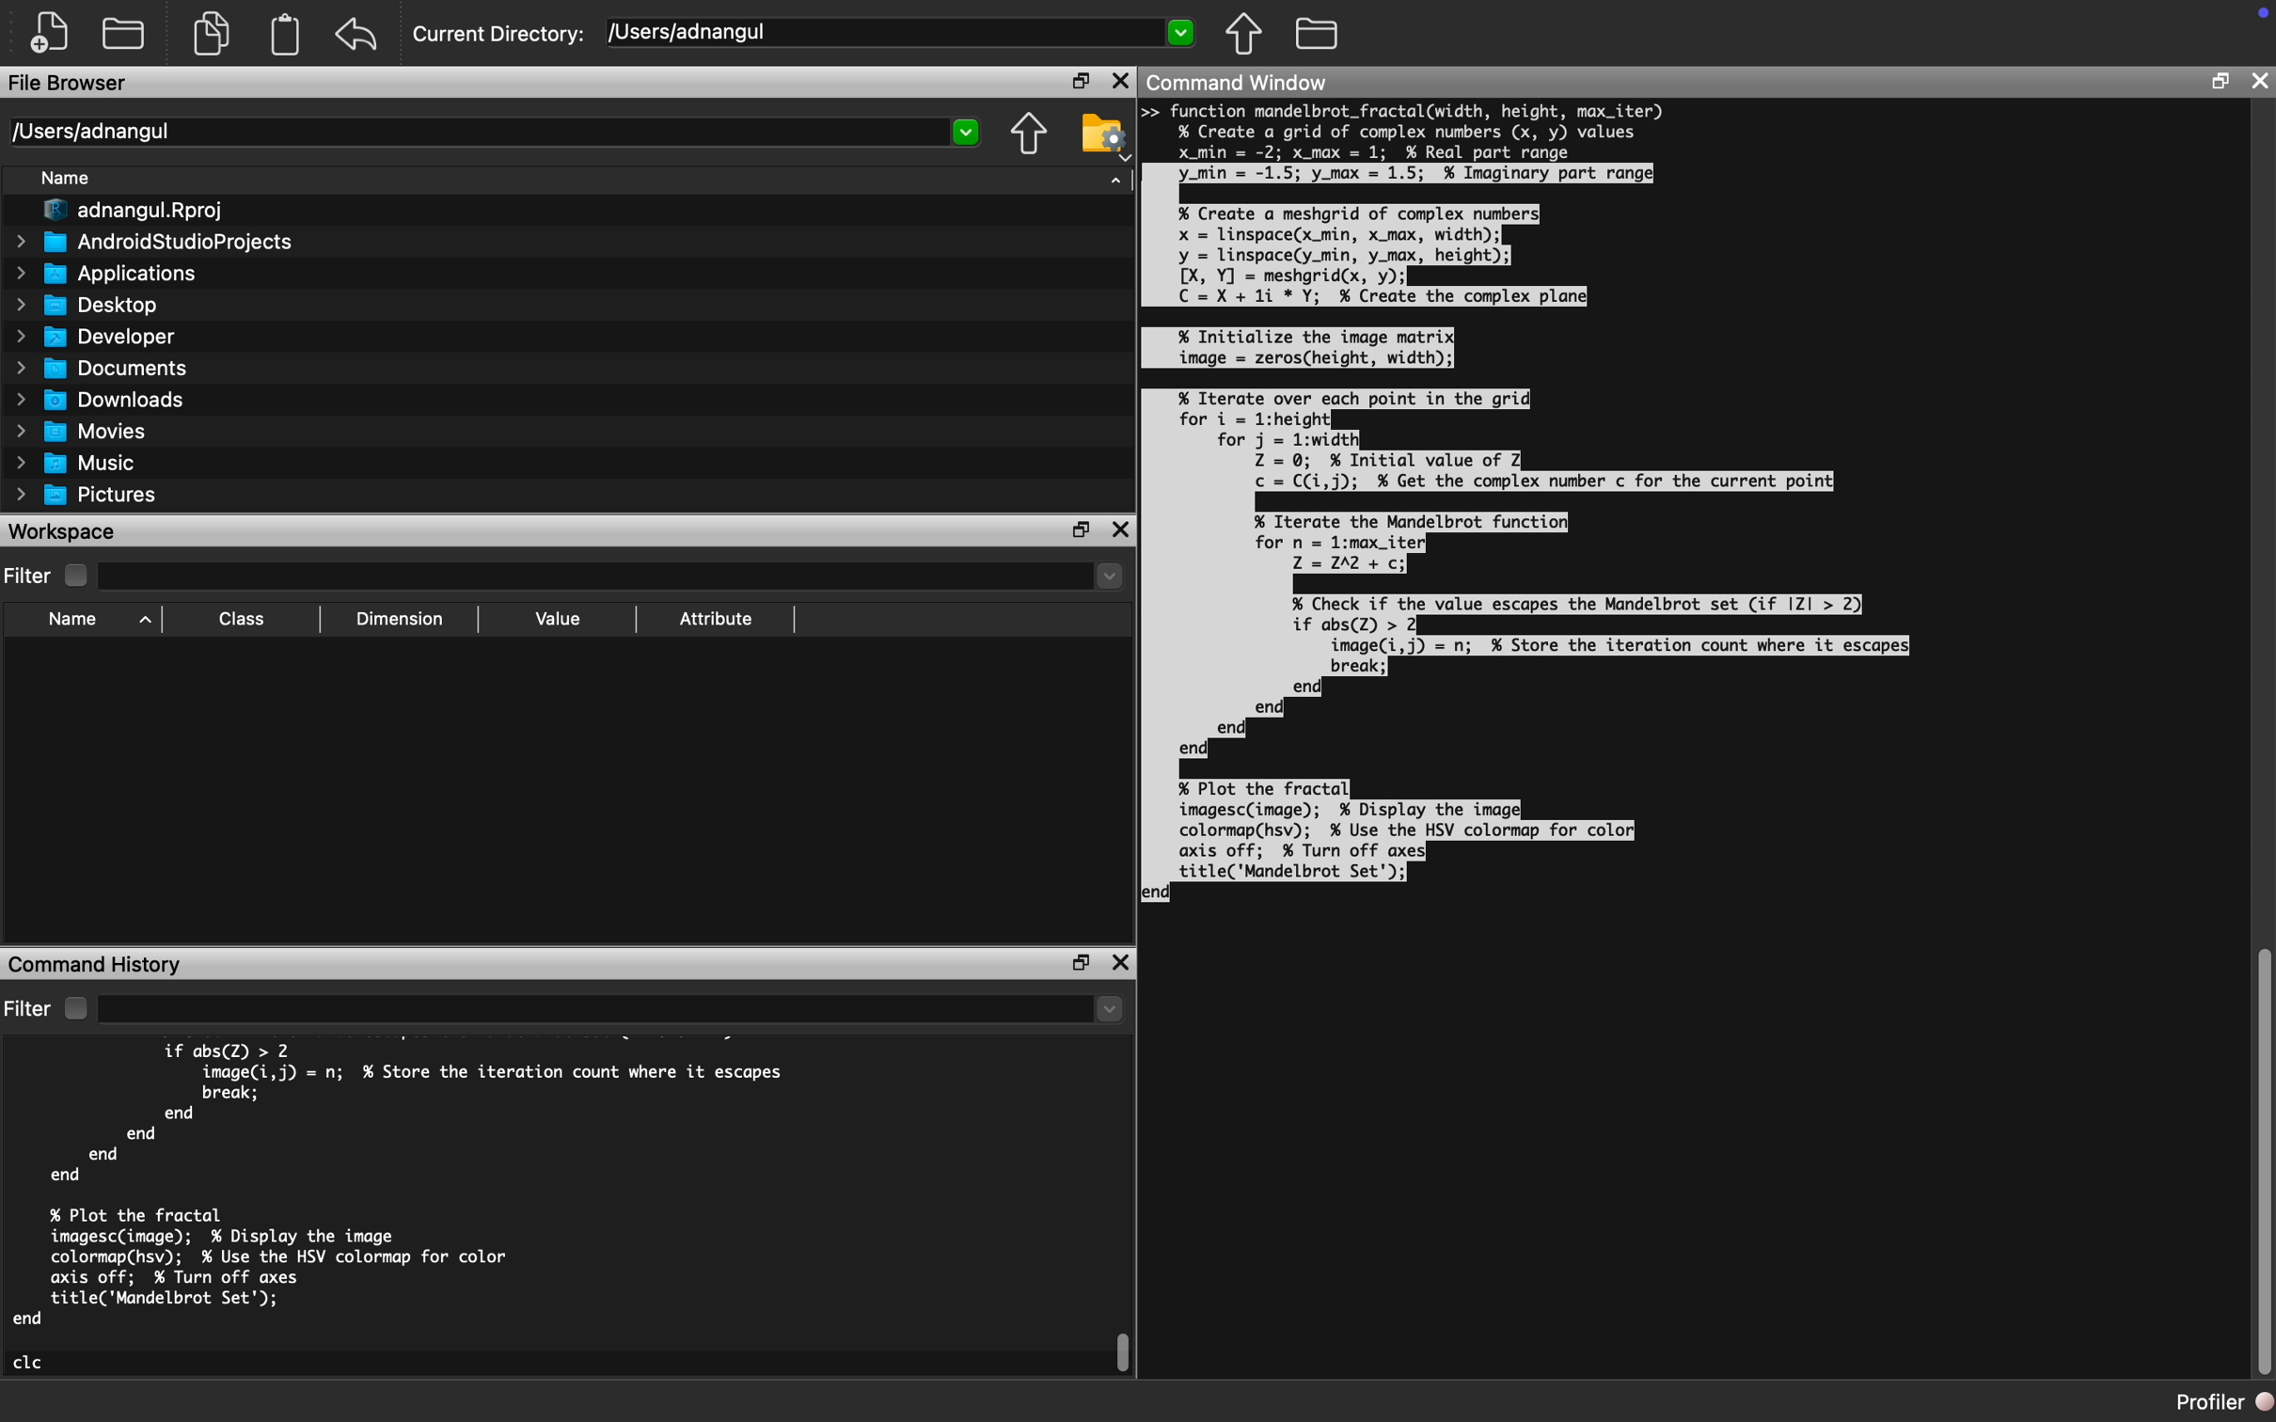 Image resolution: width=2276 pixels, height=1422 pixels. Describe the element at coordinates (212, 31) in the screenshot. I see `Copy` at that location.